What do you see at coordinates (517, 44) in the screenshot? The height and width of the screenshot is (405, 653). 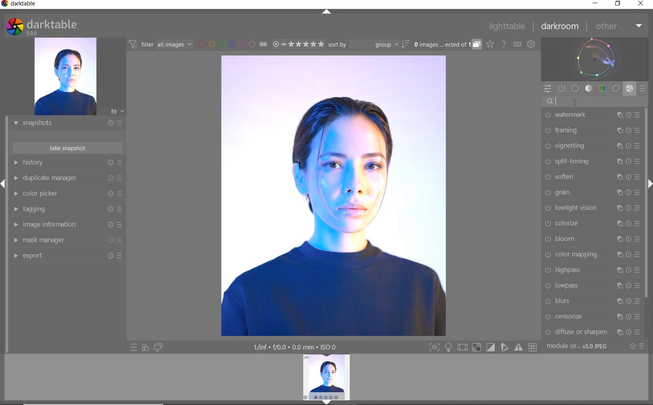 I see `SET KEYBOARD SHORTCUTS` at bounding box center [517, 44].